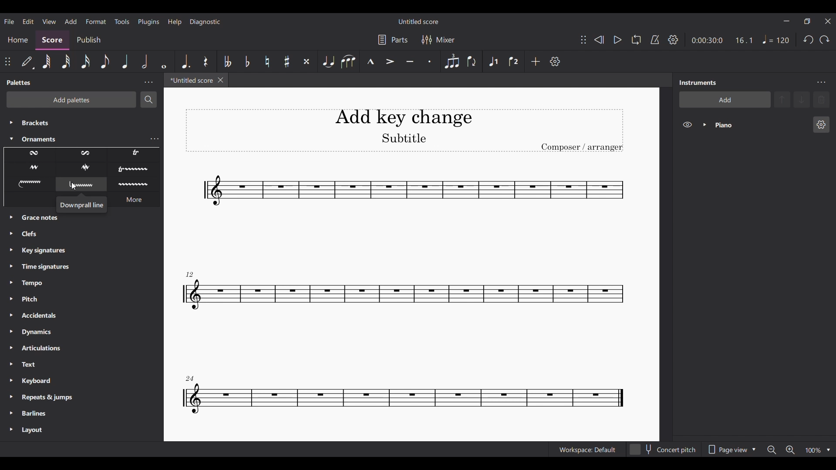  Describe the element at coordinates (452, 61) in the screenshot. I see `Tuplet` at that location.